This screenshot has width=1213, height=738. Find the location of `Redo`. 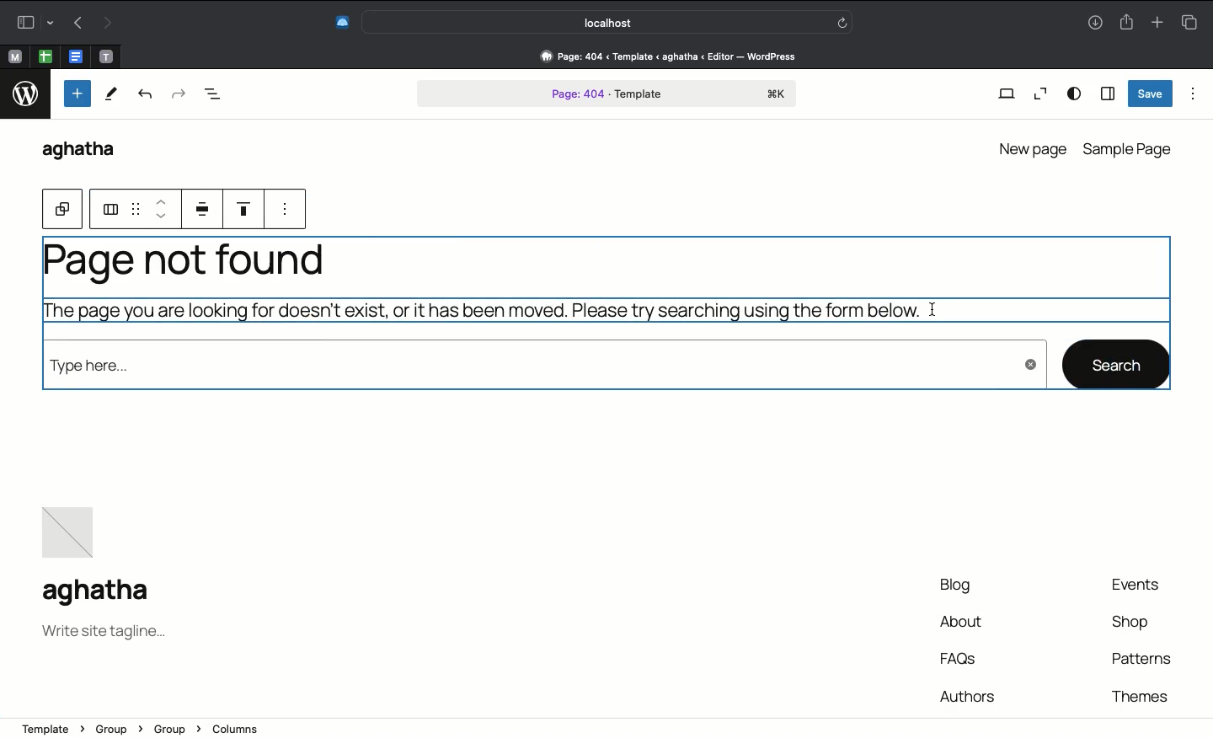

Redo is located at coordinates (178, 95).